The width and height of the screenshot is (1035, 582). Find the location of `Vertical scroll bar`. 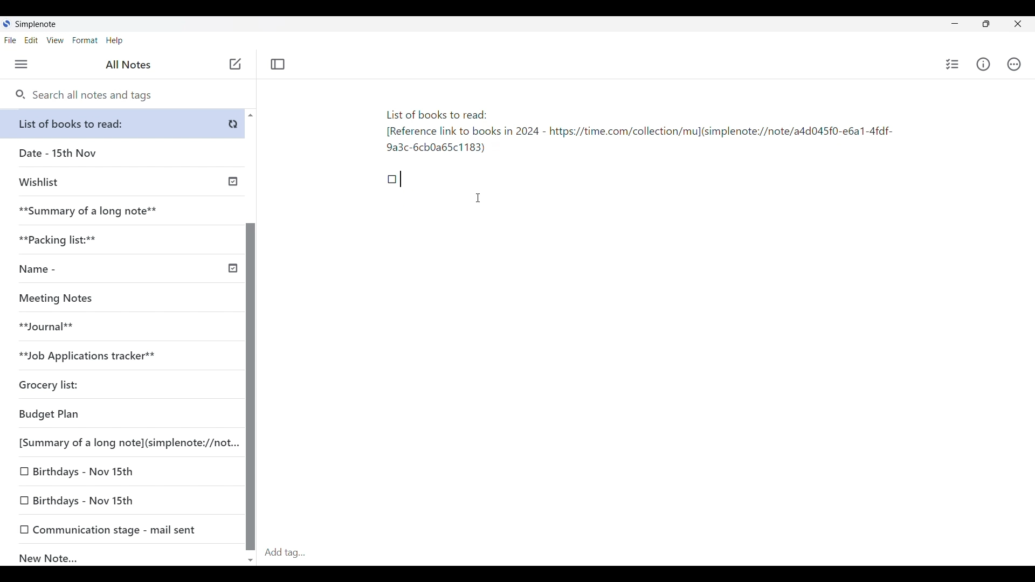

Vertical scroll bar is located at coordinates (250, 336).